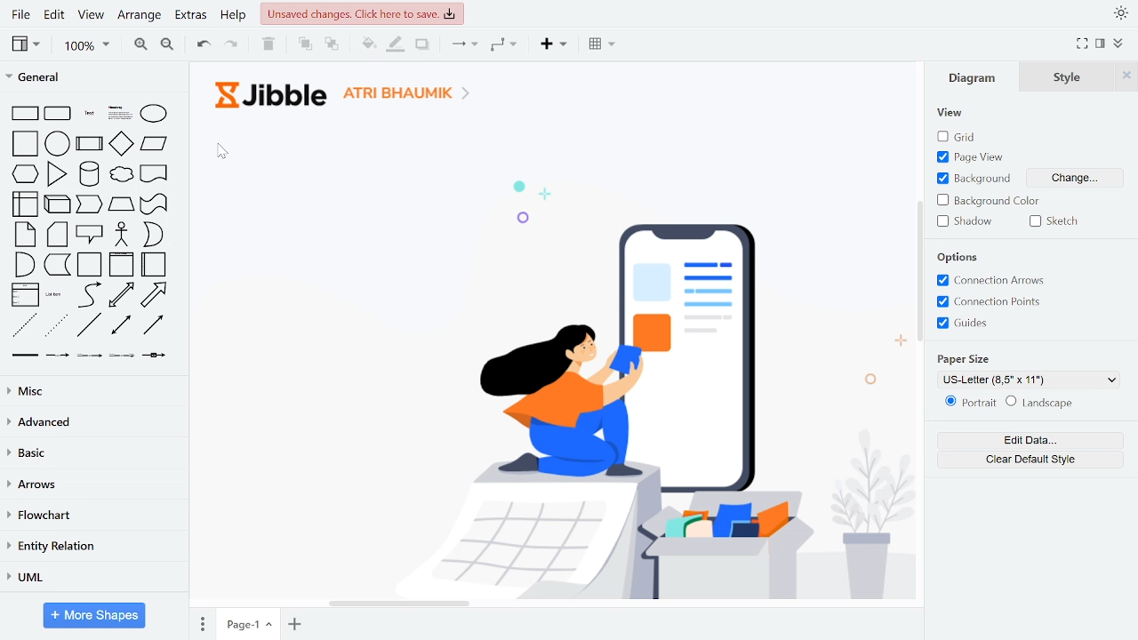 This screenshot has height=640, width=1138. Describe the element at coordinates (23, 142) in the screenshot. I see `general shapes` at that location.